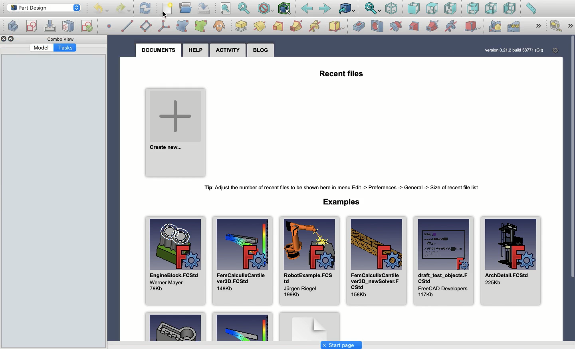 Image resolution: width=575 pixels, height=349 pixels. What do you see at coordinates (444, 259) in the screenshot?
I see `draft_test_objects.FCStd FreeCAD Developers 117Kb` at bounding box center [444, 259].